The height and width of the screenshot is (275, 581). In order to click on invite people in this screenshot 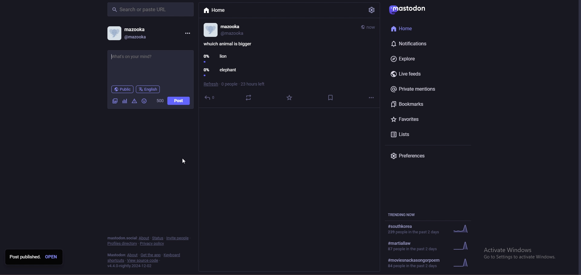, I will do `click(179, 238)`.